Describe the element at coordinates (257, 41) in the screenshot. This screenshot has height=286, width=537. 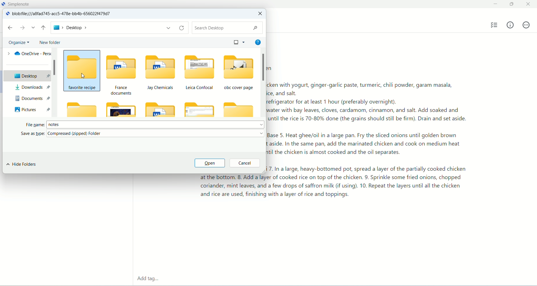
I see `help` at that location.